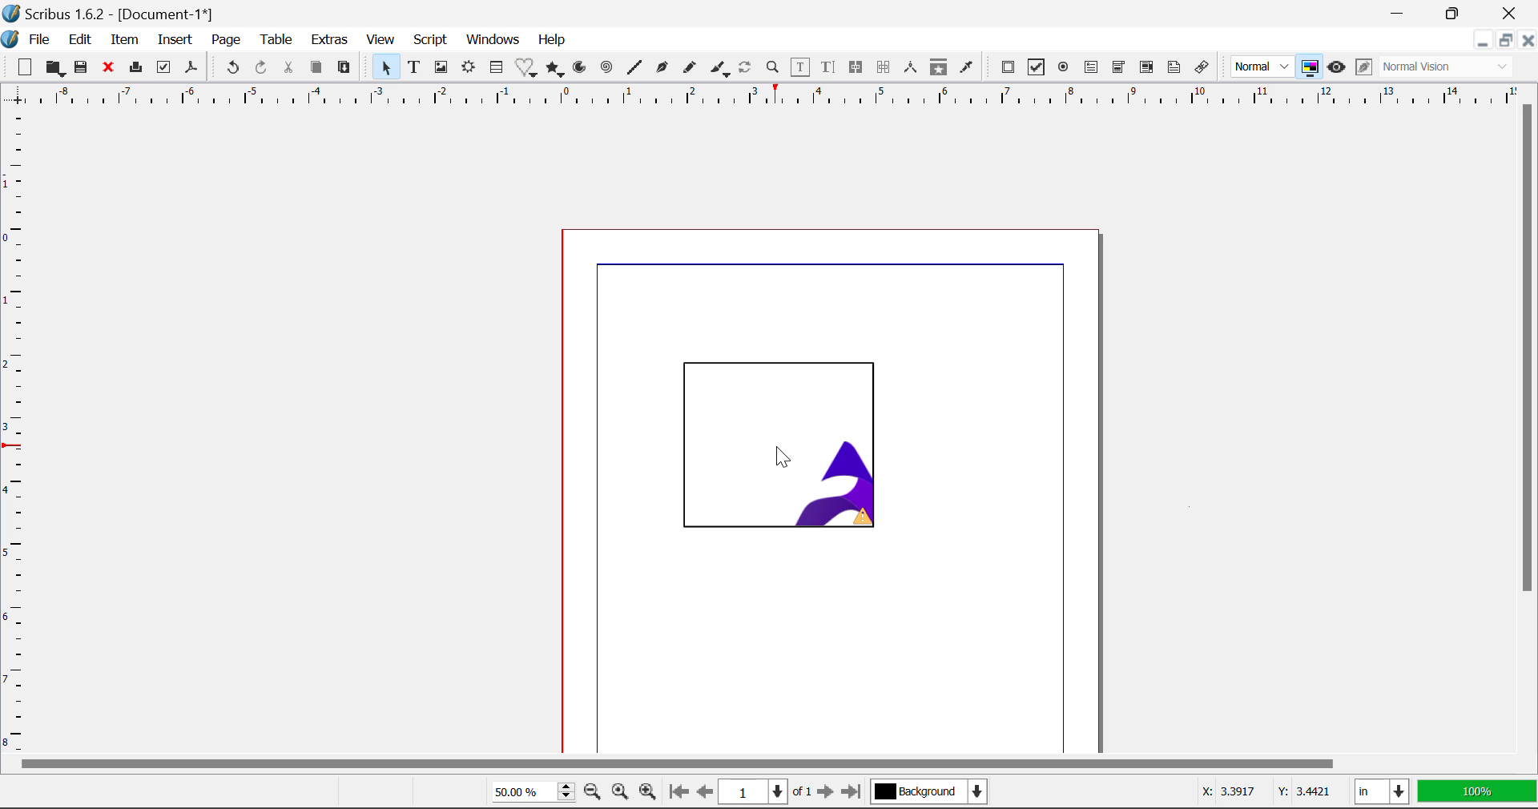 The height and width of the screenshot is (809, 1538). Describe the element at coordinates (1451, 67) in the screenshot. I see `Display Appearance` at that location.